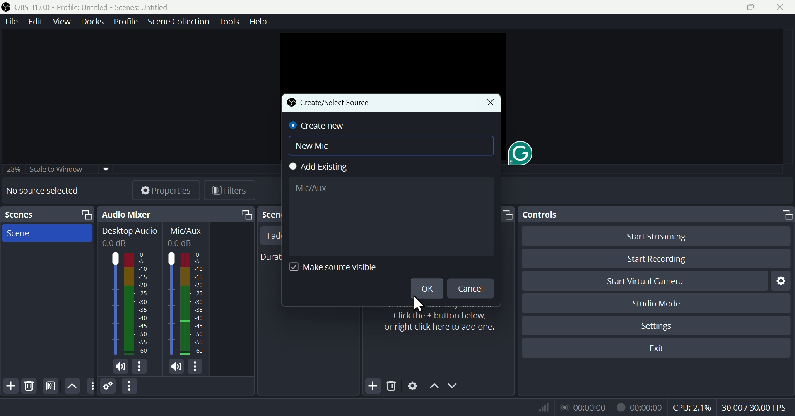  What do you see at coordinates (94, 22) in the screenshot?
I see `Docks` at bounding box center [94, 22].